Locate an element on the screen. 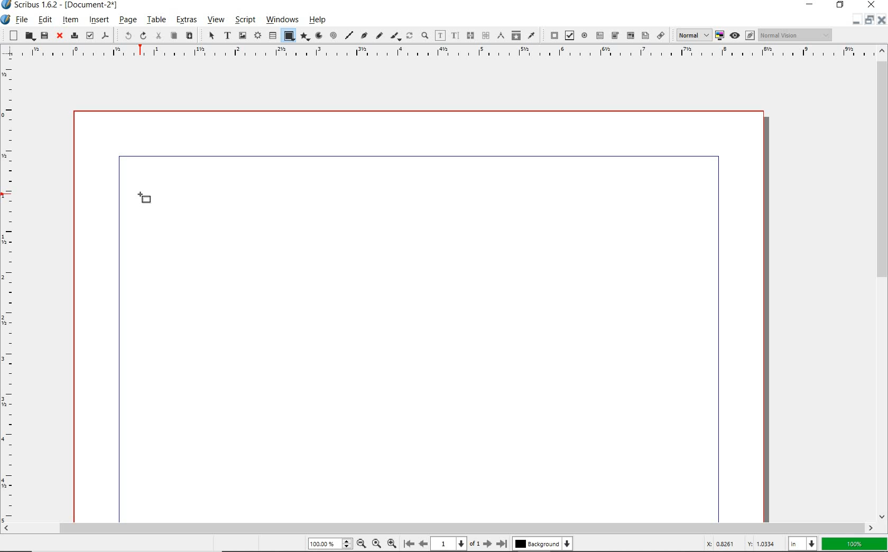 This screenshot has height=552, width=888. line is located at coordinates (349, 35).